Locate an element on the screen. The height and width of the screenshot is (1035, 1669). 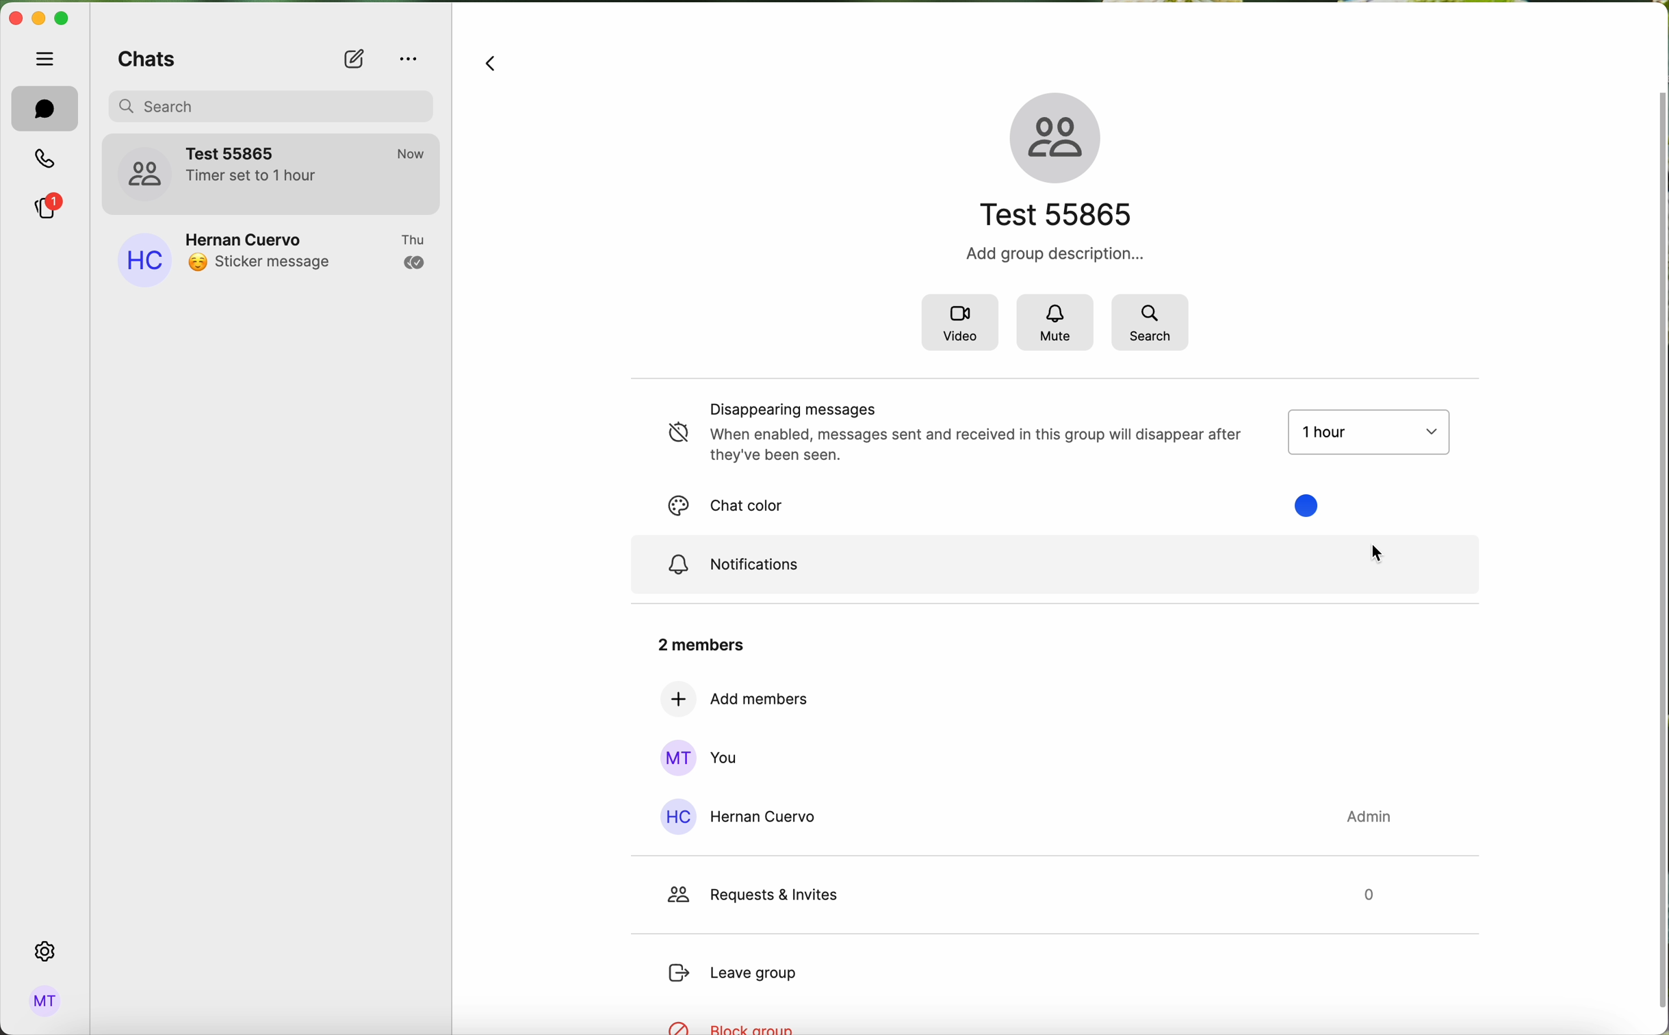
name of the group and icon is located at coordinates (1055, 159).